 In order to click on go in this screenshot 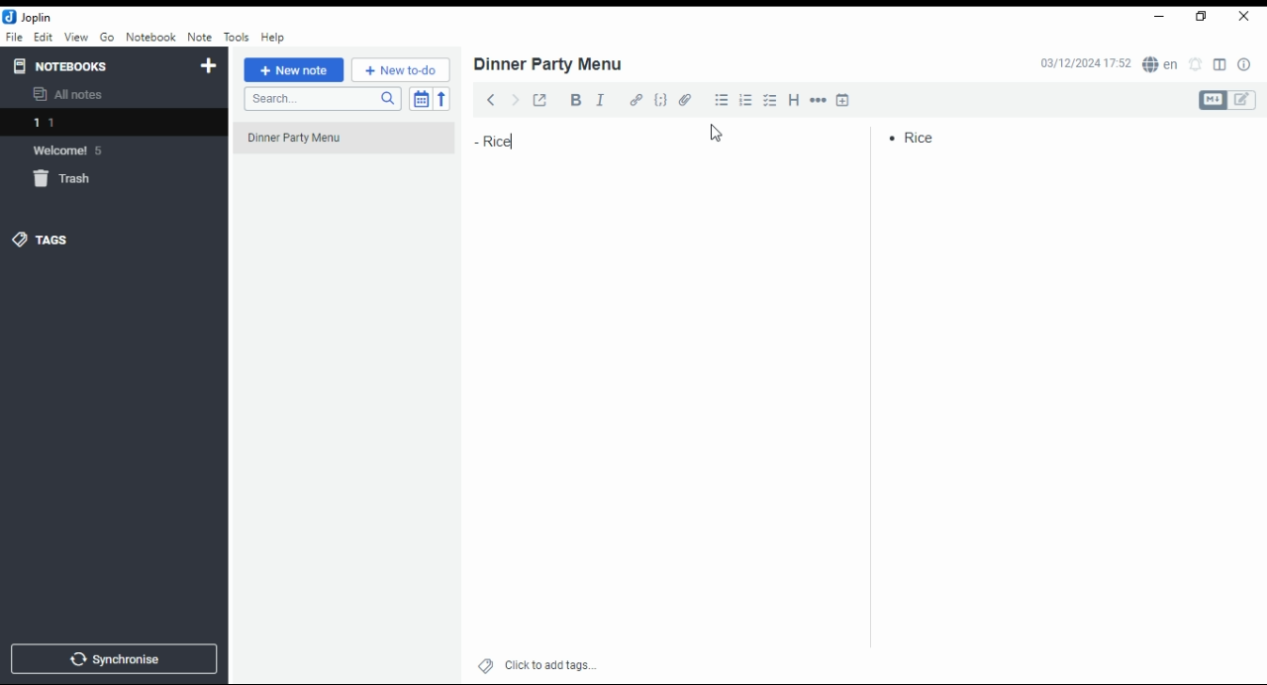, I will do `click(107, 38)`.